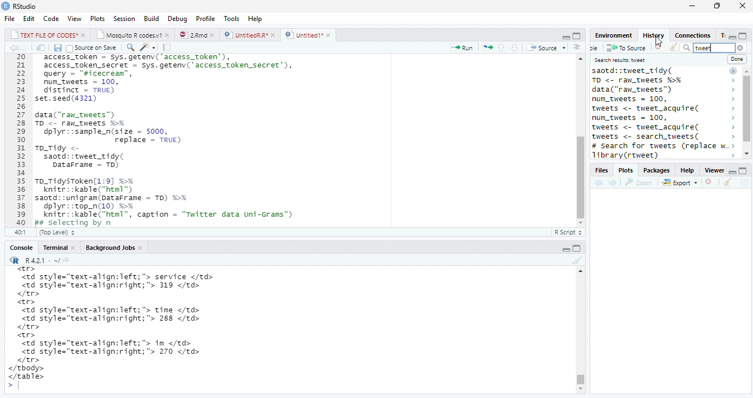 The image size is (753, 398). What do you see at coordinates (461, 47) in the screenshot?
I see `Run` at bounding box center [461, 47].